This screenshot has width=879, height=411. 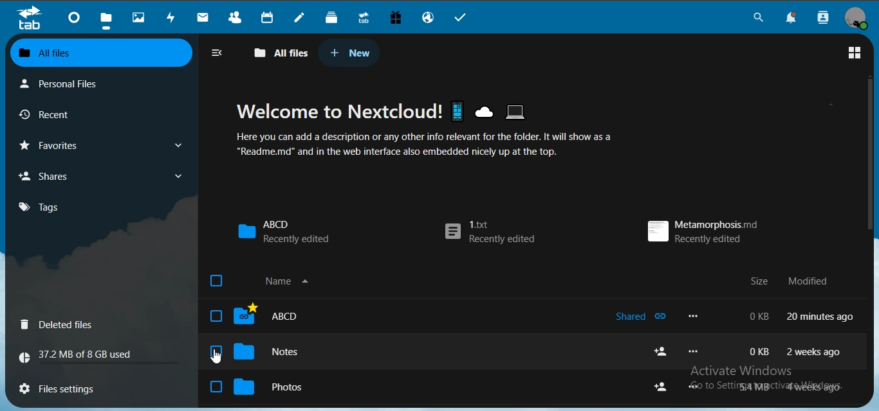 I want to click on view profile, so click(x=858, y=17).